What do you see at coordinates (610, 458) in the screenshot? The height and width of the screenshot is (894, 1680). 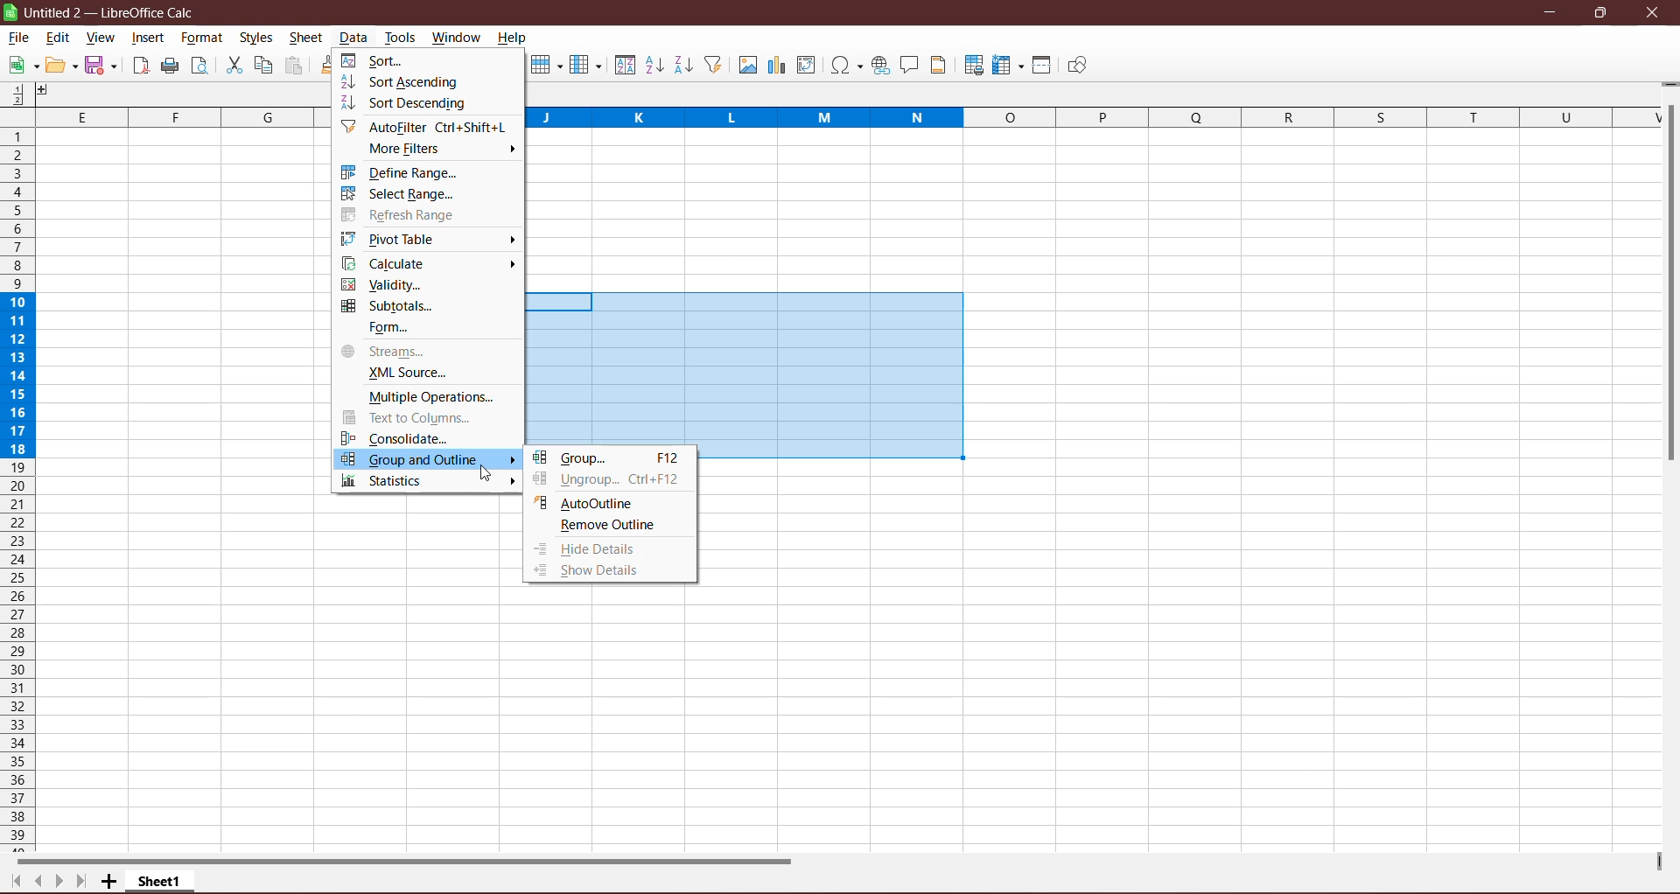 I see `Group` at bounding box center [610, 458].